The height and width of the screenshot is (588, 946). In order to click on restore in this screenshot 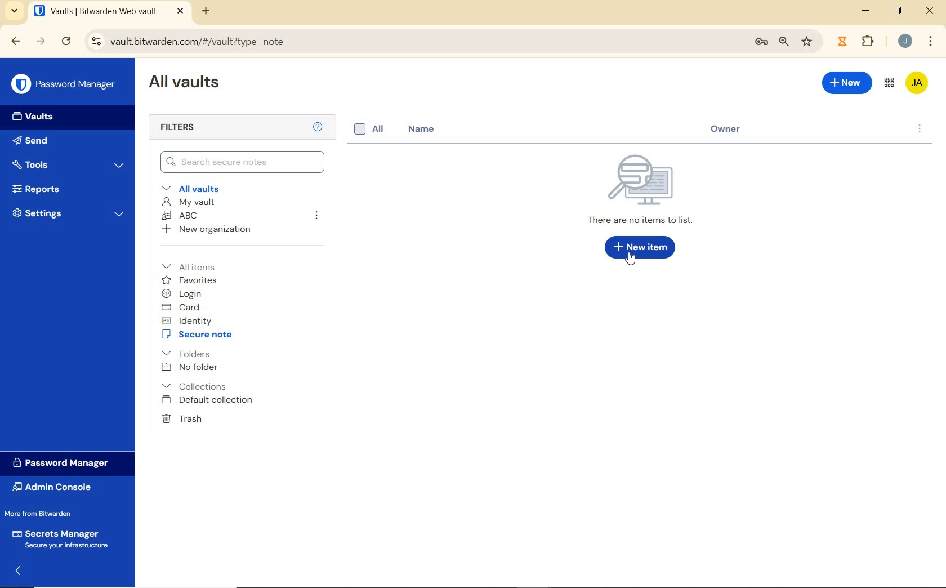, I will do `click(898, 11)`.